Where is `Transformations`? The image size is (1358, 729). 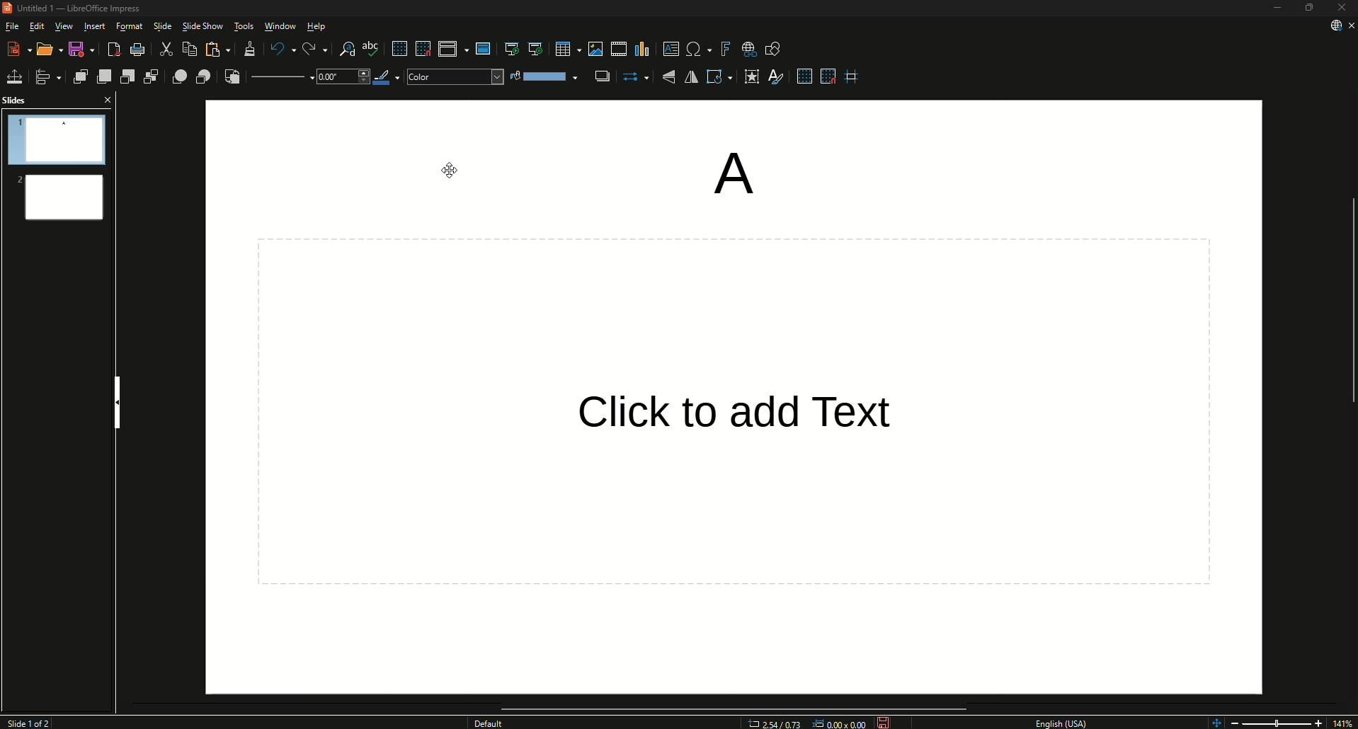
Transformations is located at coordinates (721, 78).